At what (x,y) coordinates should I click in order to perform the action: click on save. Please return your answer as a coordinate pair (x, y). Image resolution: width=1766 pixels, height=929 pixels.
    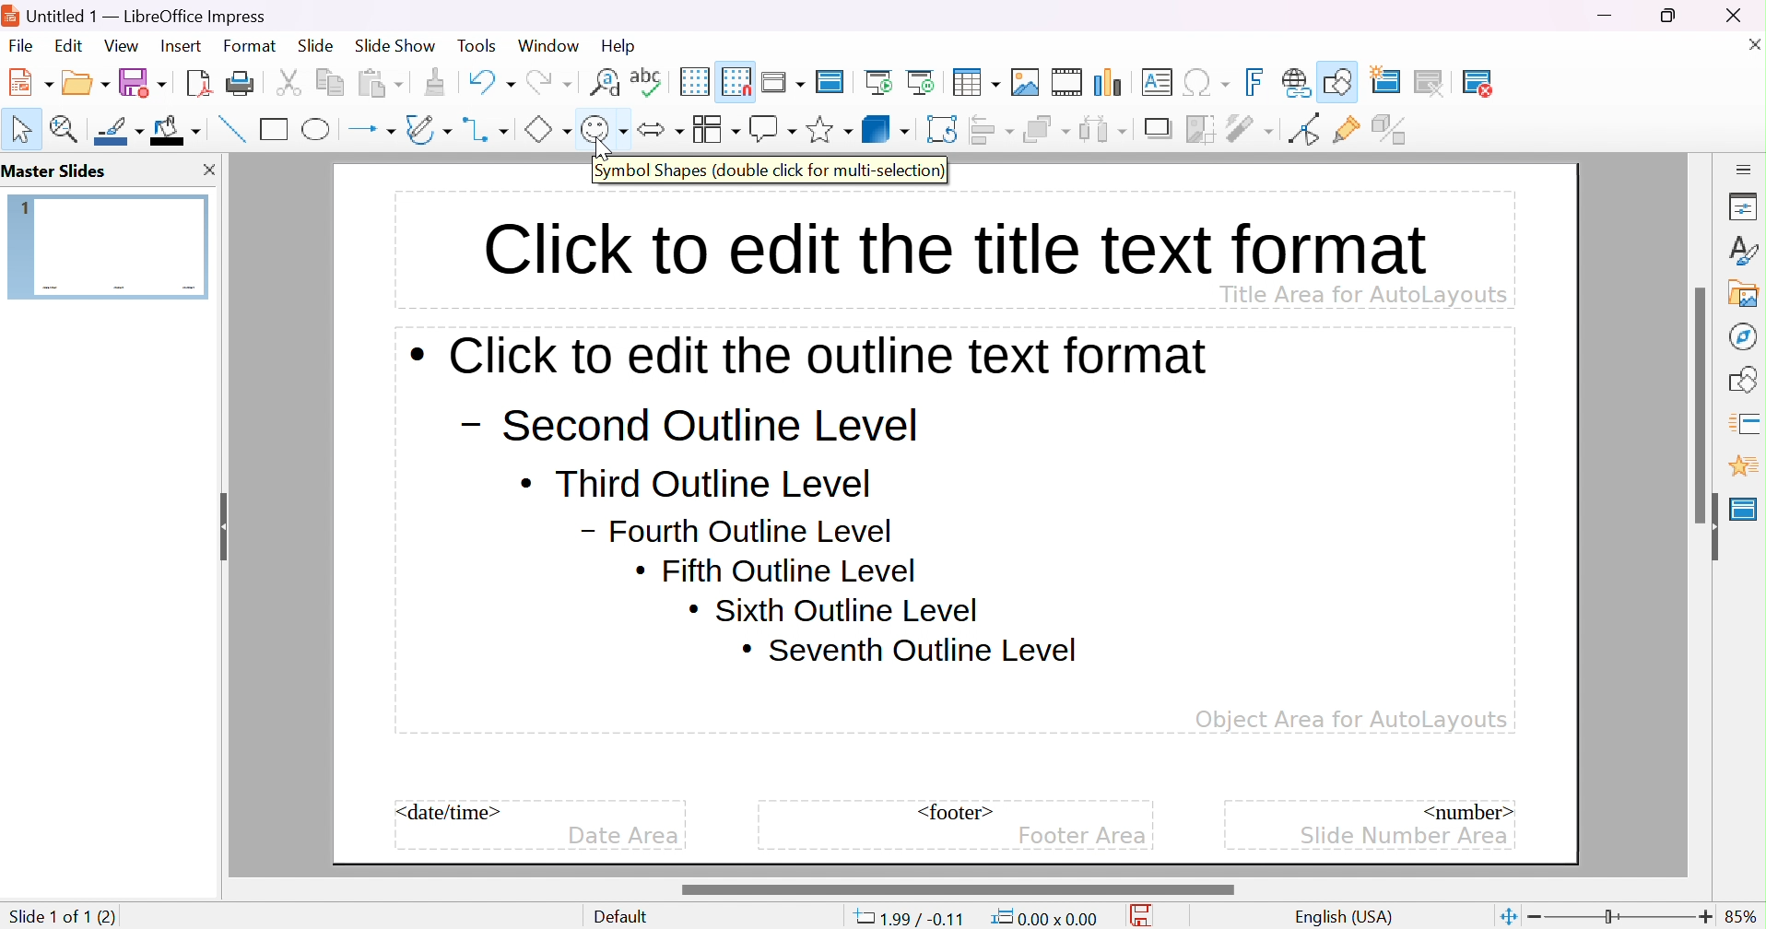
    Looking at the image, I should click on (143, 82).